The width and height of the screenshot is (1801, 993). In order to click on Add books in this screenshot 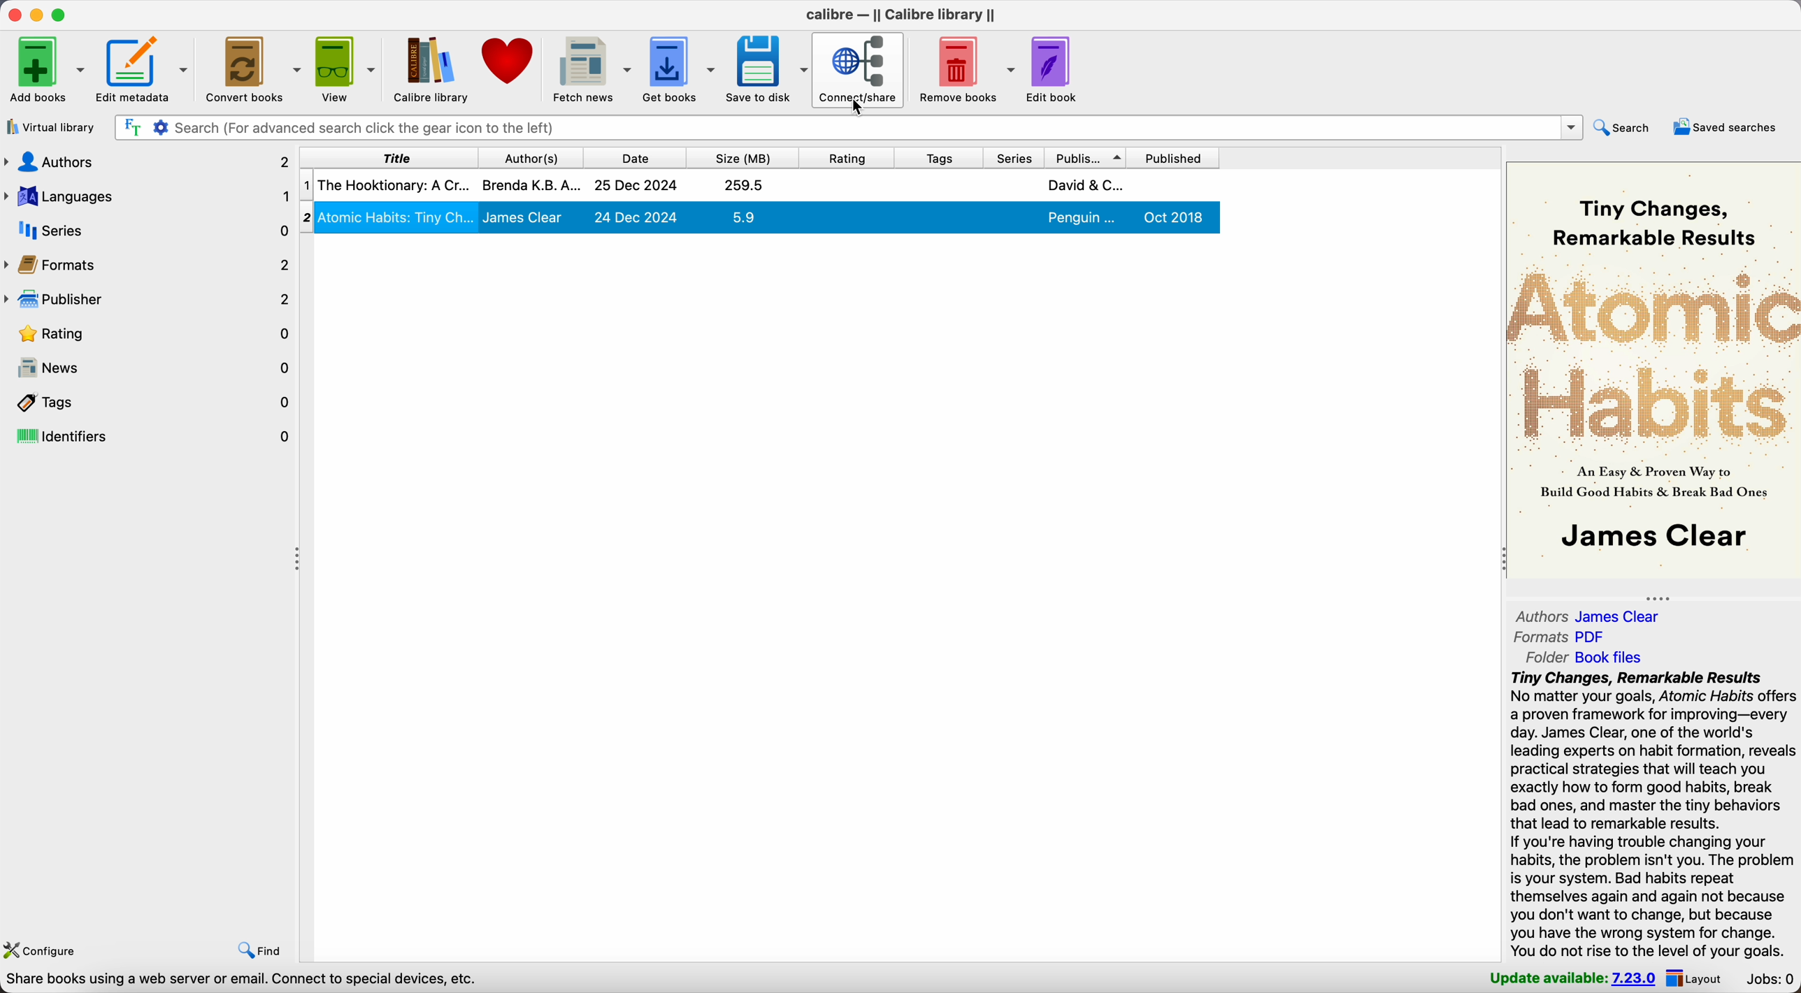, I will do `click(46, 68)`.